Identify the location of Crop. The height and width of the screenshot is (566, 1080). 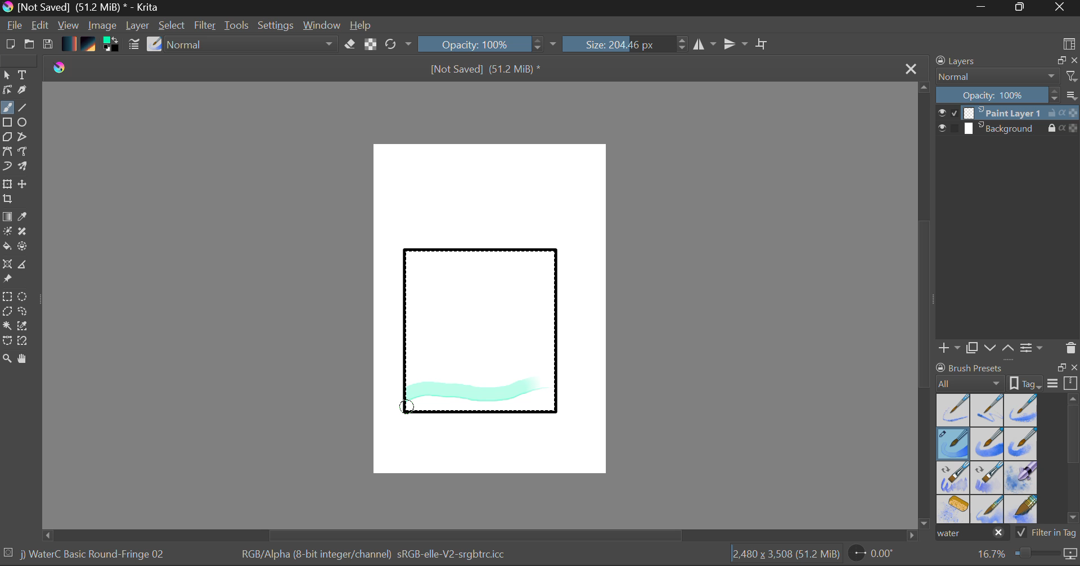
(763, 44).